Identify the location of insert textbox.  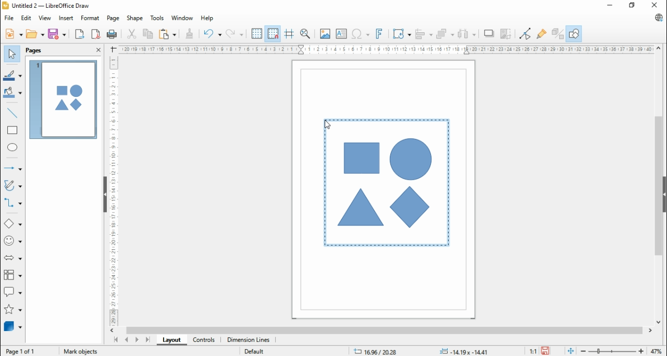
(341, 34).